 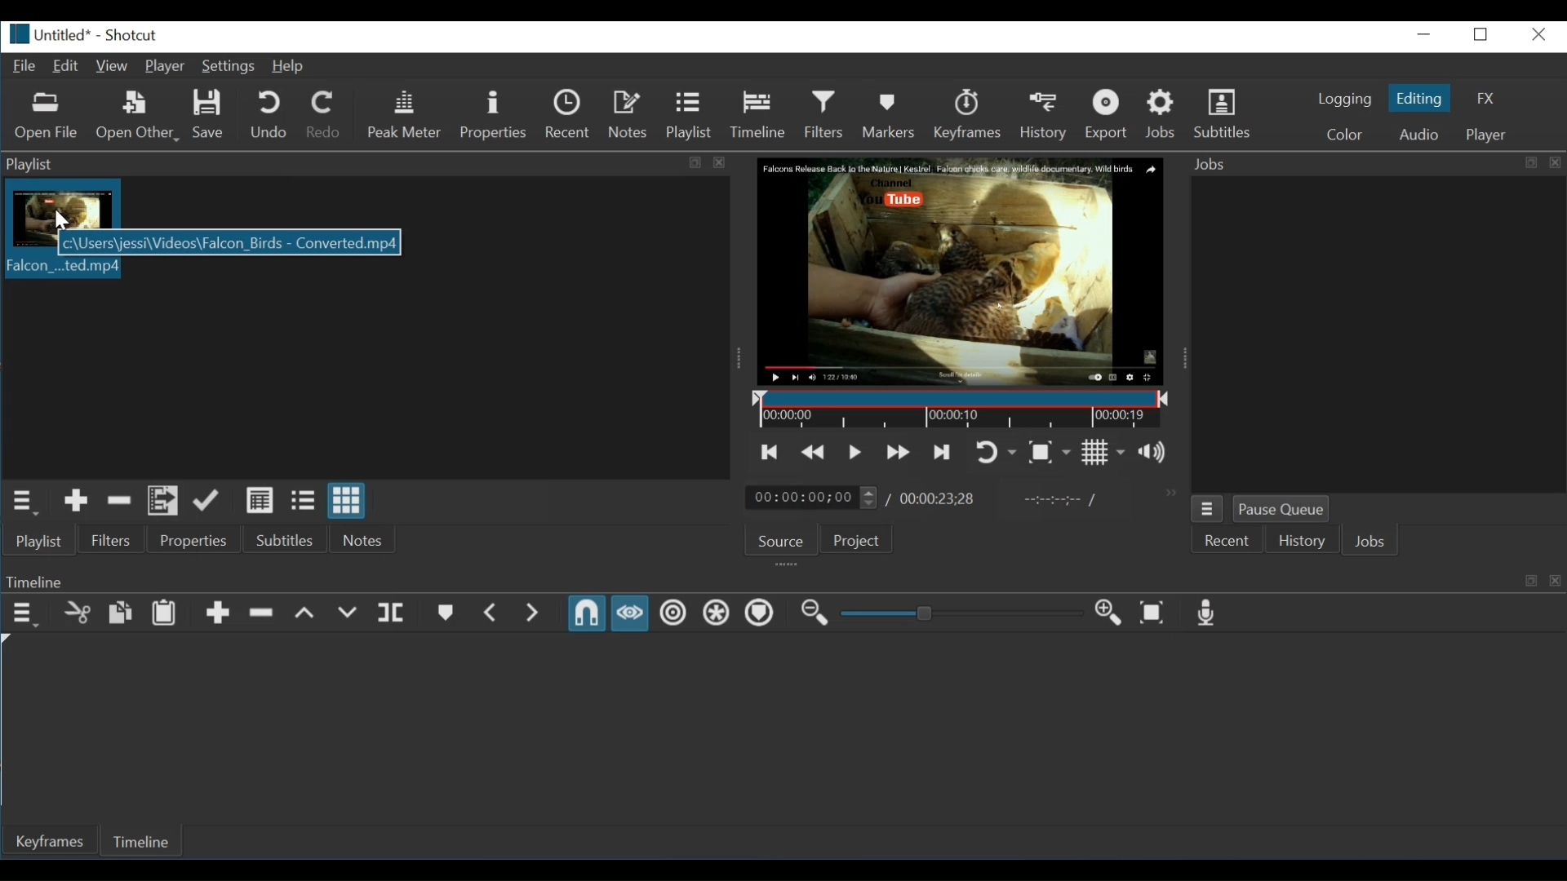 What do you see at coordinates (1103, 453) in the screenshot?
I see `Toggle grid display on the player` at bounding box center [1103, 453].